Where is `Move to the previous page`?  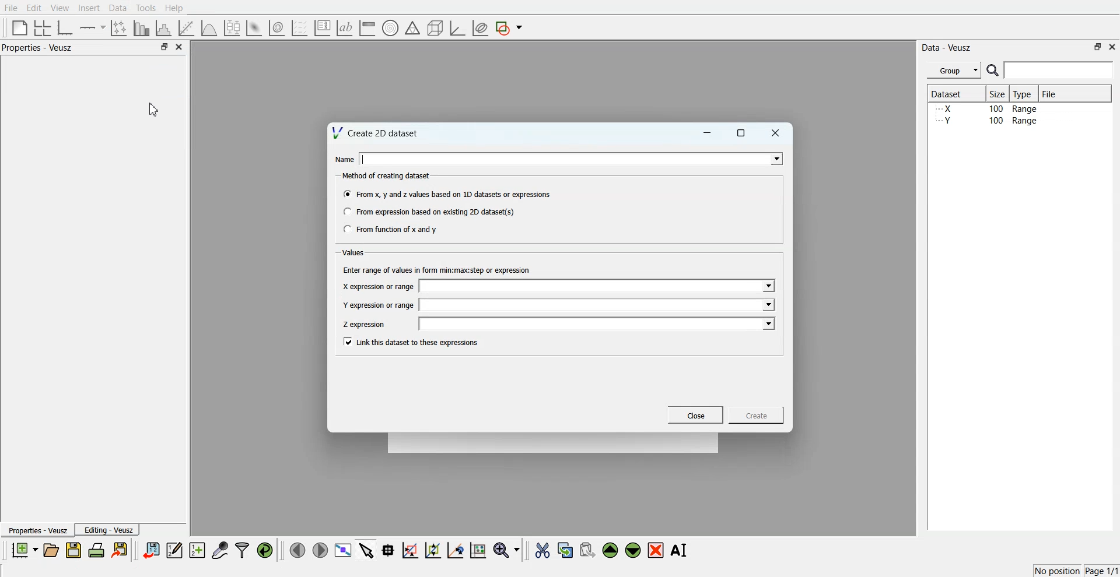
Move to the previous page is located at coordinates (297, 550).